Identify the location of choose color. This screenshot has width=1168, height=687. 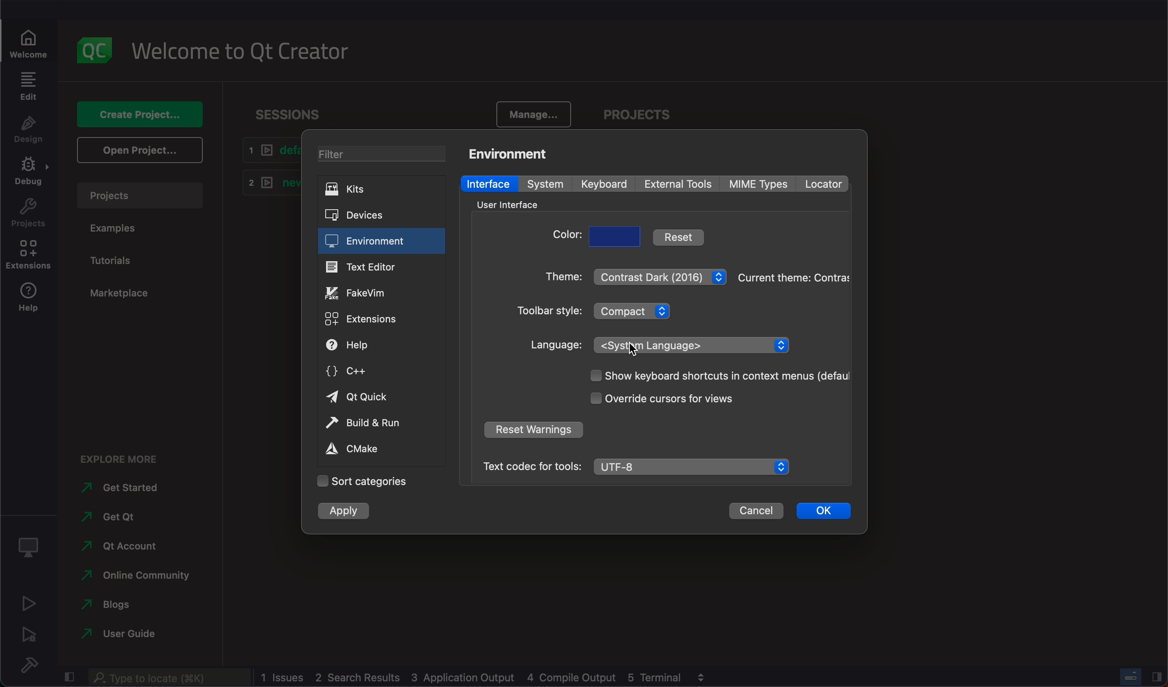
(616, 236).